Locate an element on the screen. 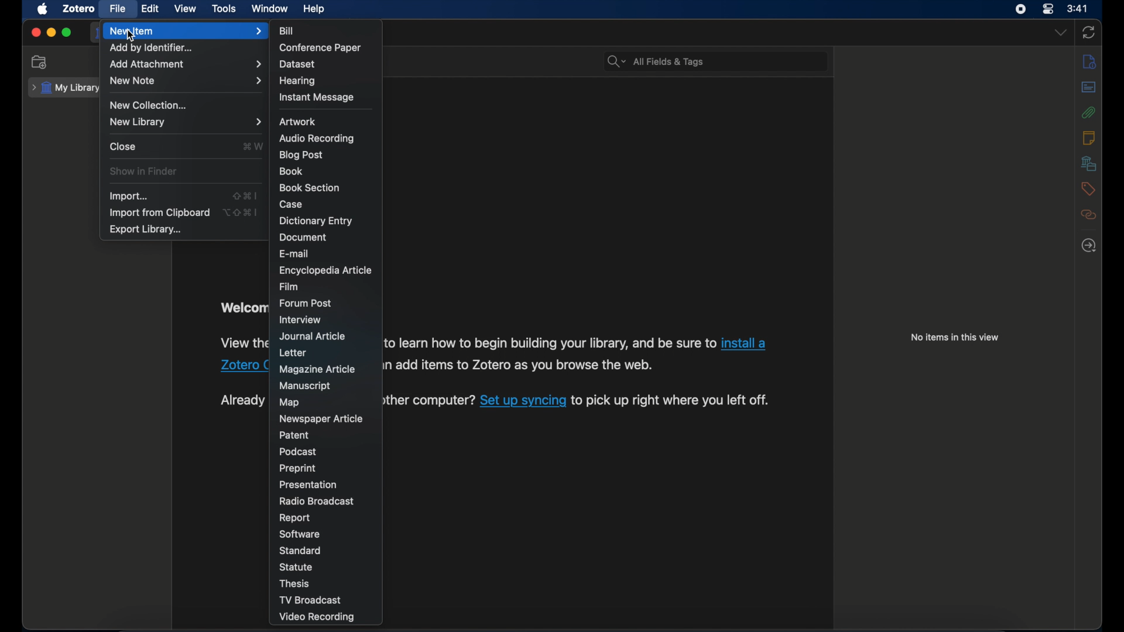  magazine article is located at coordinates (319, 370).